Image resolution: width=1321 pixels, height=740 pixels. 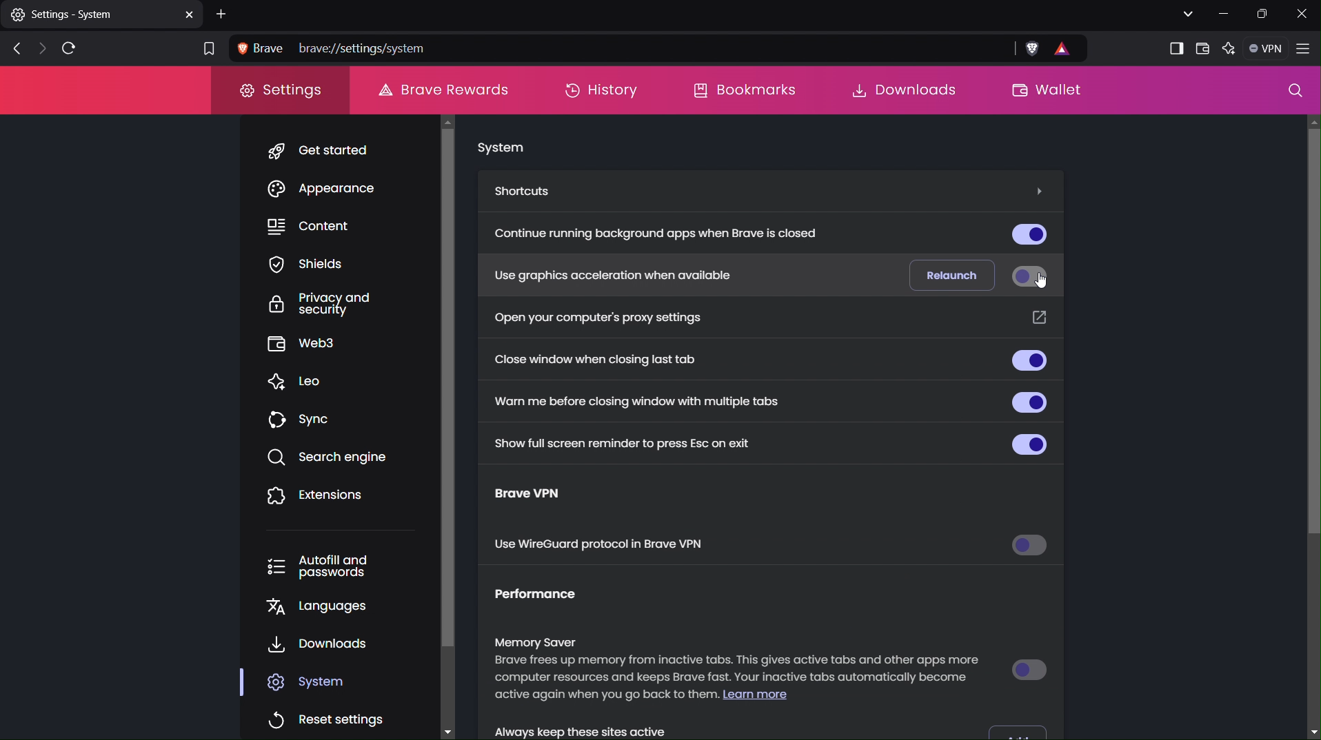 I want to click on Open your computer's proxy settings, so click(x=598, y=317).